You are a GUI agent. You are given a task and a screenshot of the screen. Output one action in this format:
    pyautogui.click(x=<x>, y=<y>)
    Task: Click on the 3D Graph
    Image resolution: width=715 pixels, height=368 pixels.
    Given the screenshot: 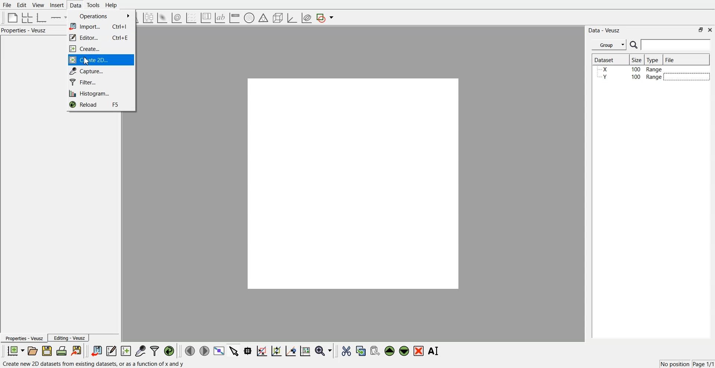 What is the action you would take?
    pyautogui.click(x=292, y=18)
    